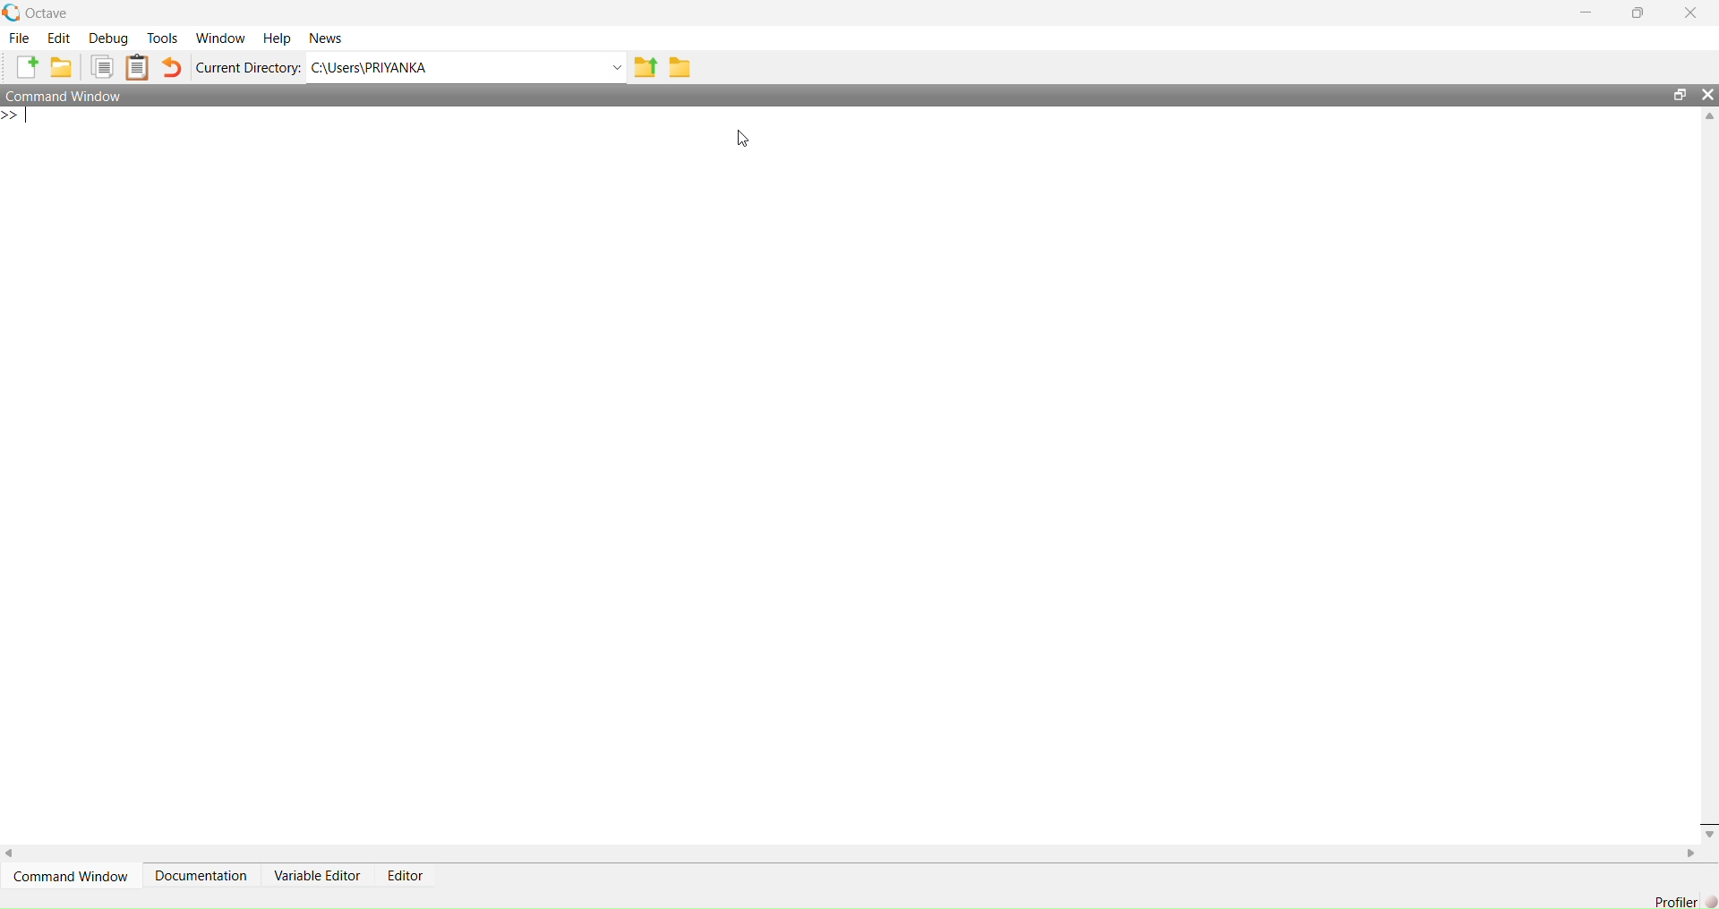 The image size is (1719, 909). I want to click on Create a file, so click(25, 68).